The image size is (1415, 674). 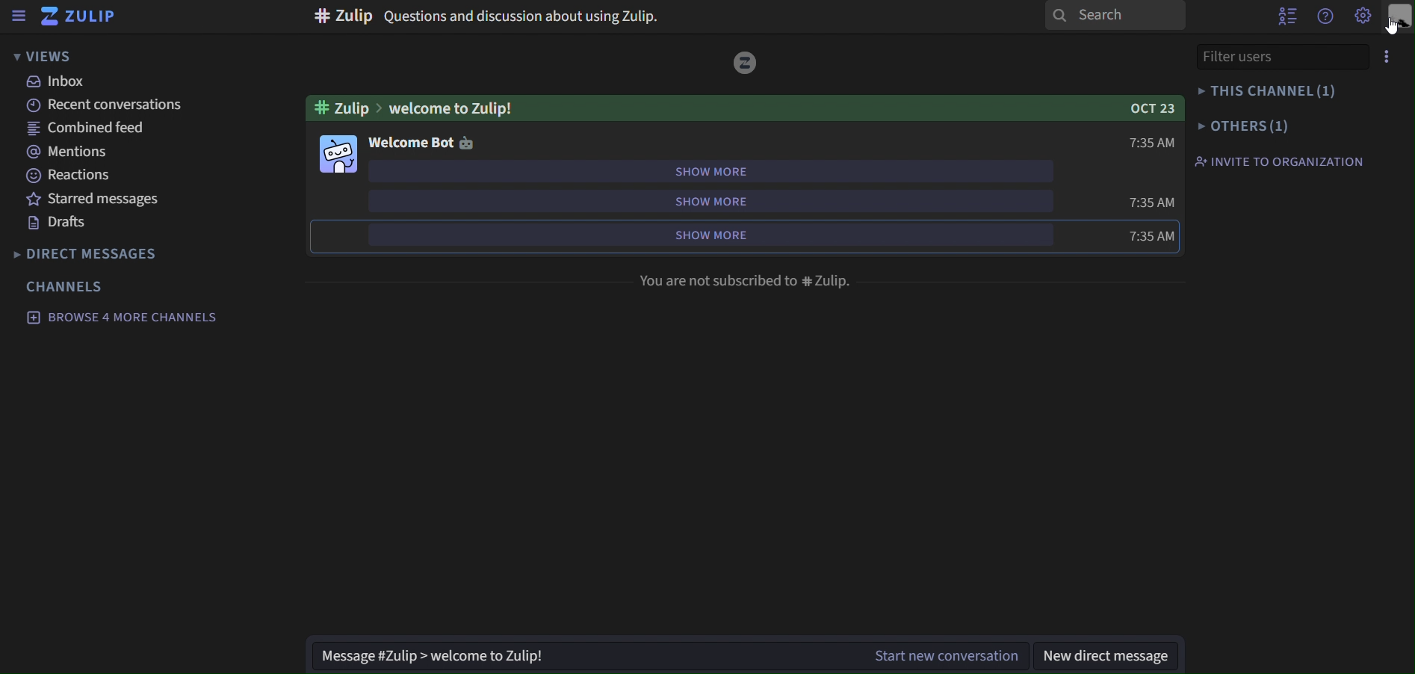 I want to click on sidebar, so click(x=20, y=16).